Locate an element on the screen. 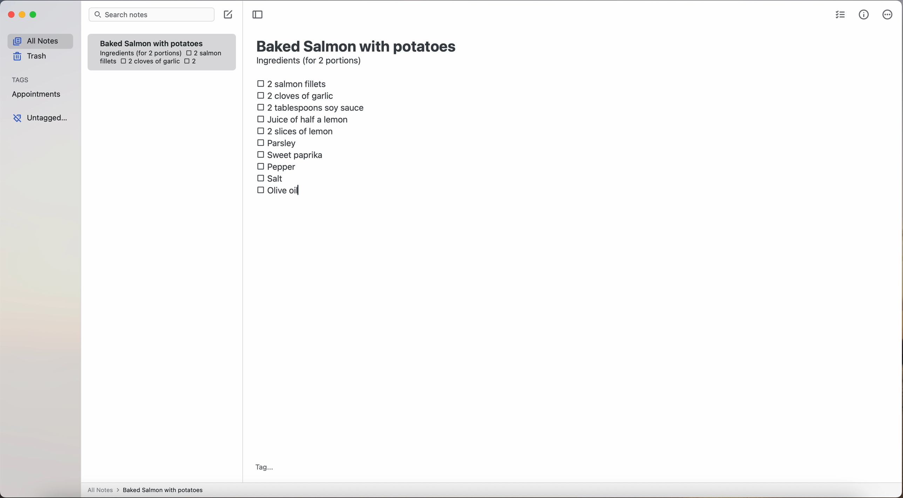  2 slices of lemon is located at coordinates (296, 131).